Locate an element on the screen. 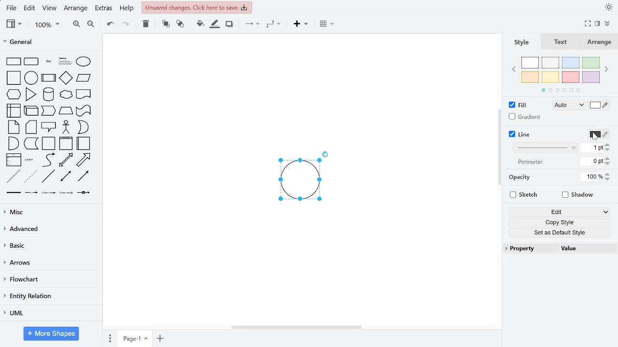 The width and height of the screenshot is (618, 347). arrange is located at coordinates (75, 10).